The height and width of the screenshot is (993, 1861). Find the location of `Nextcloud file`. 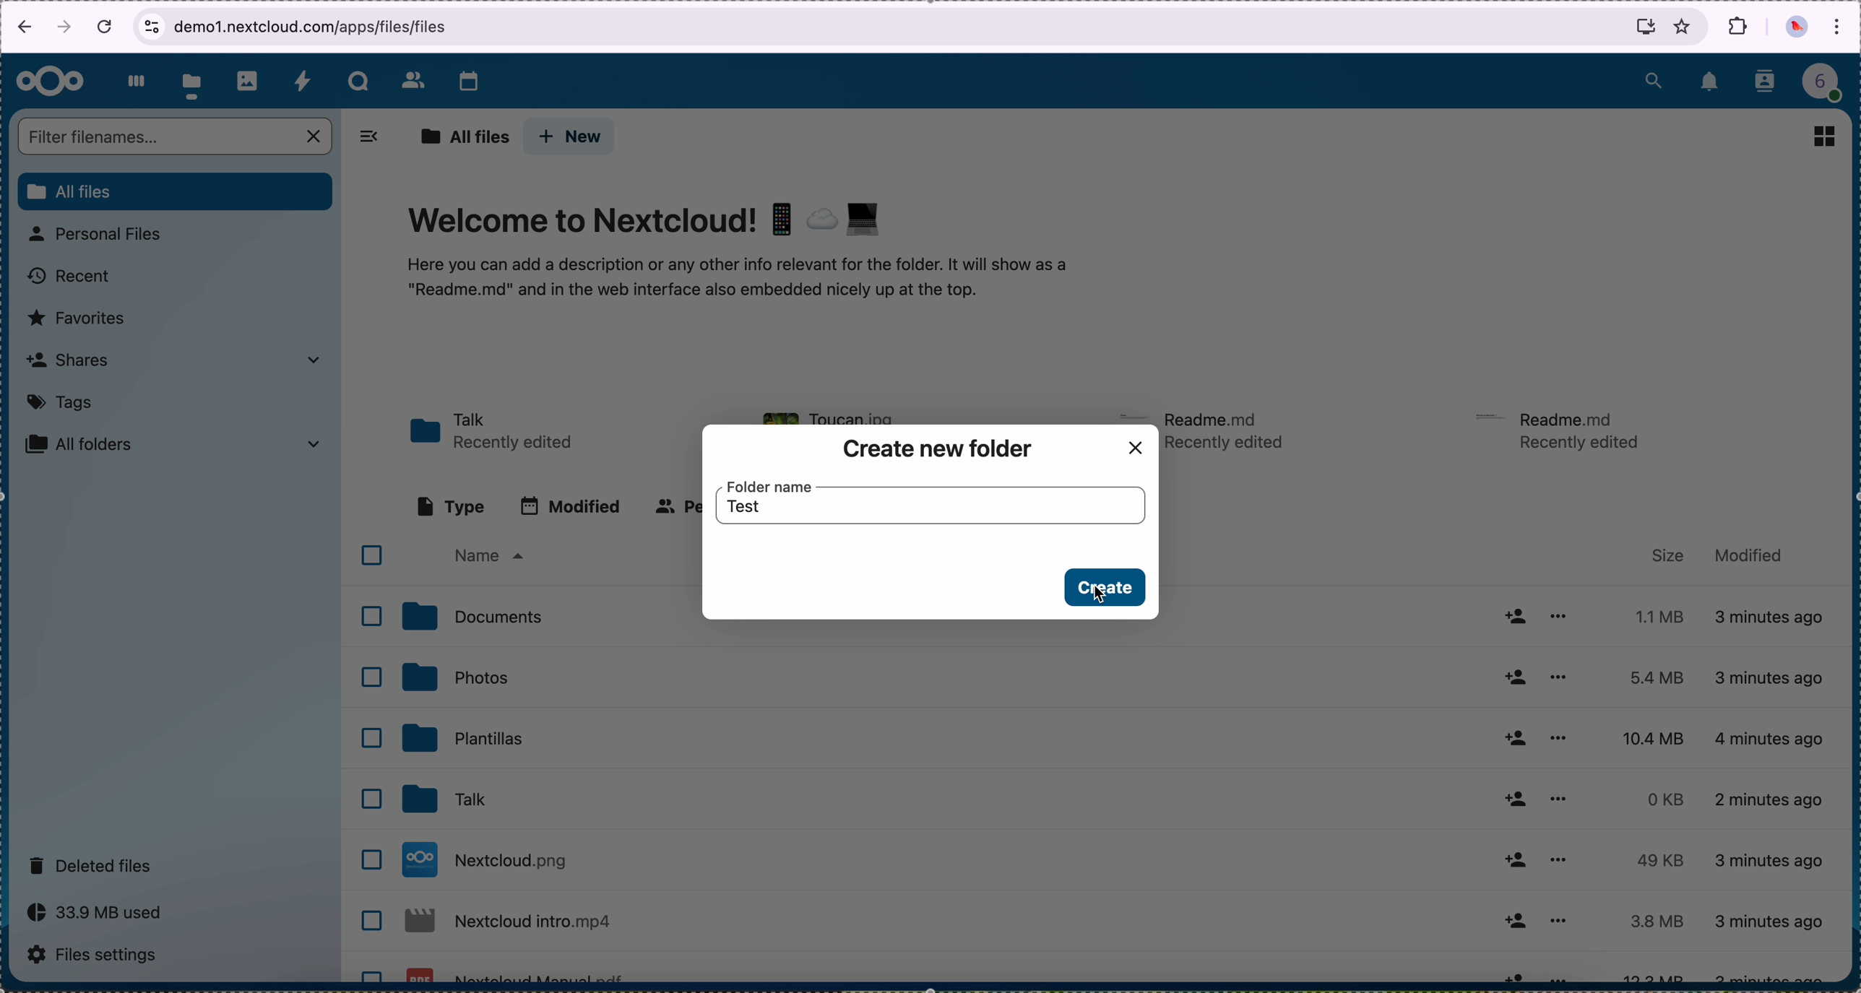

Nextcloud file is located at coordinates (517, 973).